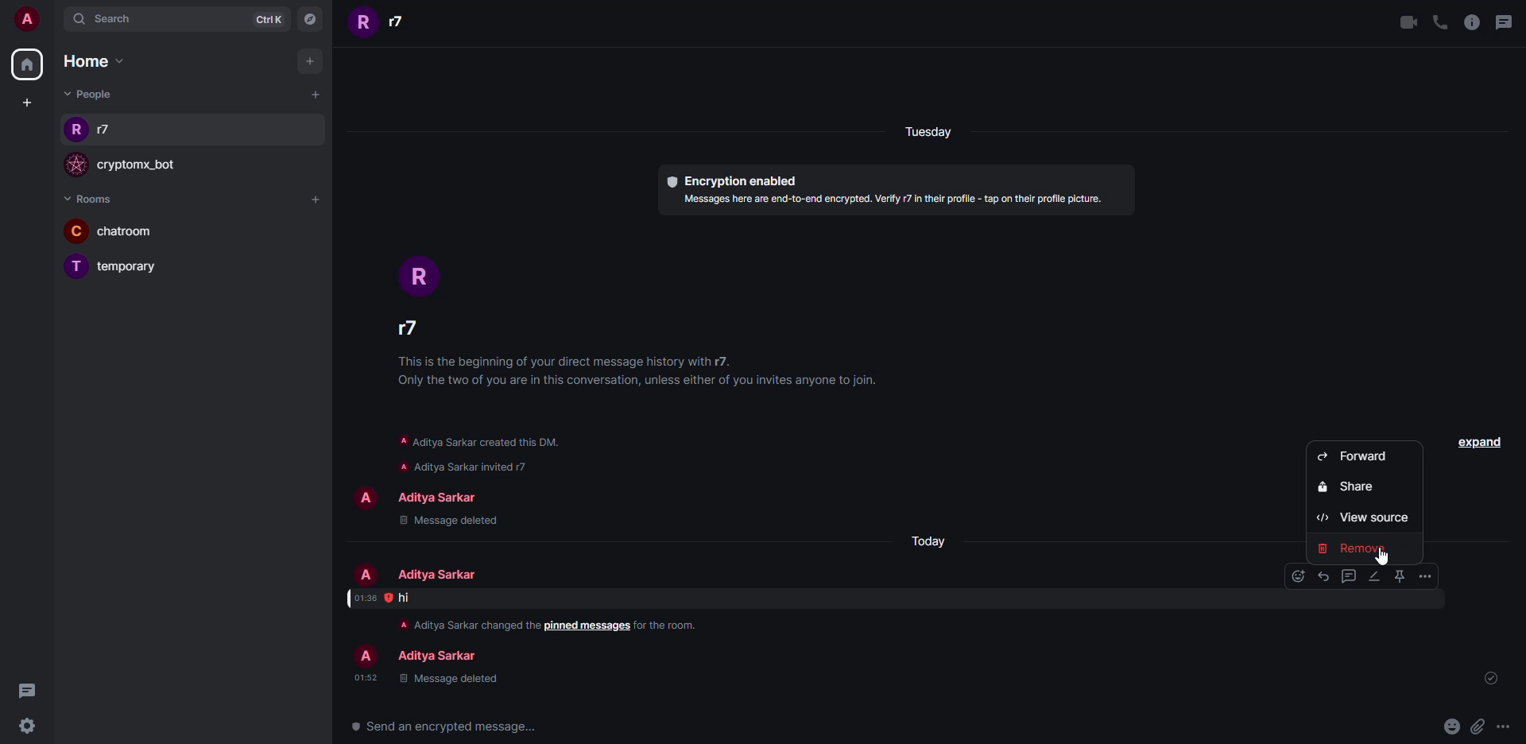 Image resolution: width=1526 pixels, height=744 pixels. I want to click on remove, so click(1355, 547).